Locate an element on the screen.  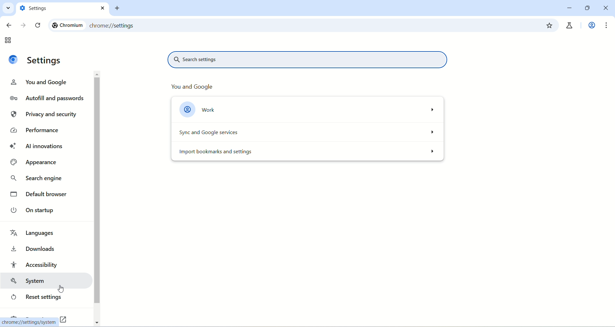
search settings is located at coordinates (310, 60).